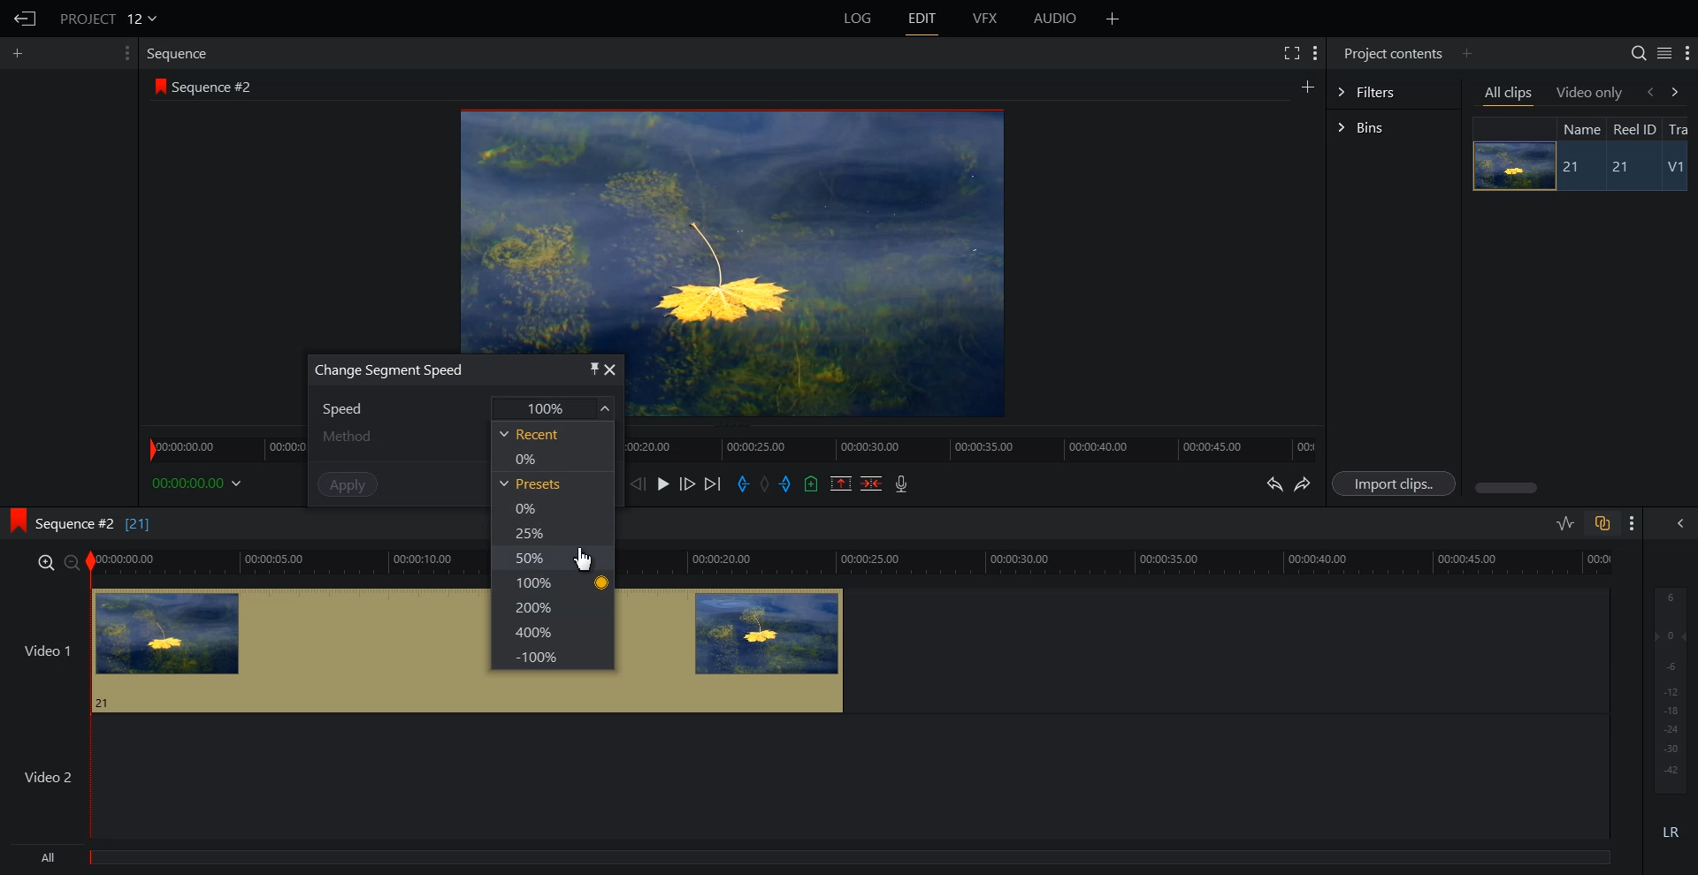 The height and width of the screenshot is (875, 1698). Describe the element at coordinates (899, 483) in the screenshot. I see `Record Audio` at that location.